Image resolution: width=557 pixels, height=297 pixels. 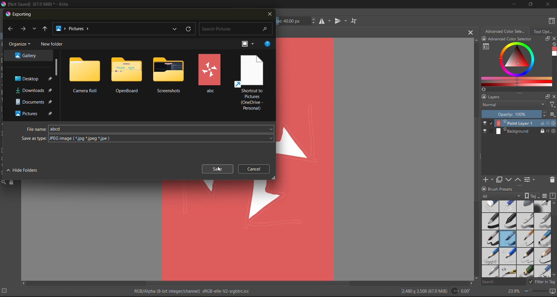 What do you see at coordinates (546, 196) in the screenshot?
I see `display settings` at bounding box center [546, 196].